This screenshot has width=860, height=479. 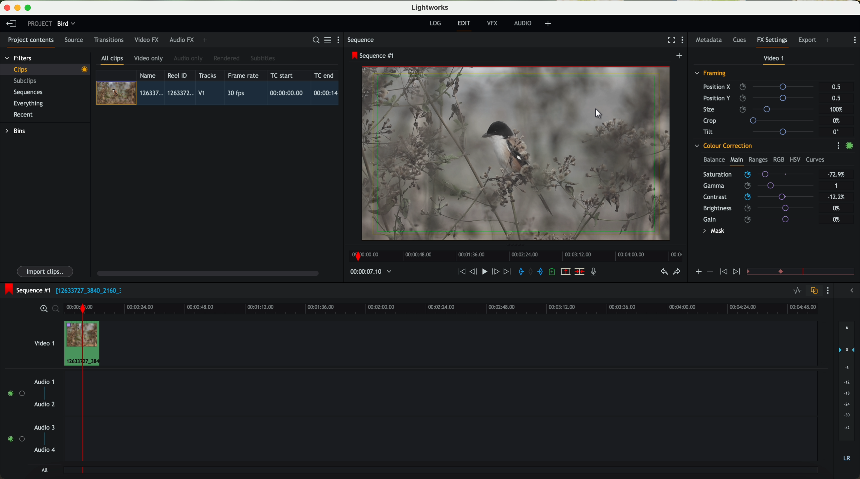 I want to click on click on stop, so click(x=486, y=273).